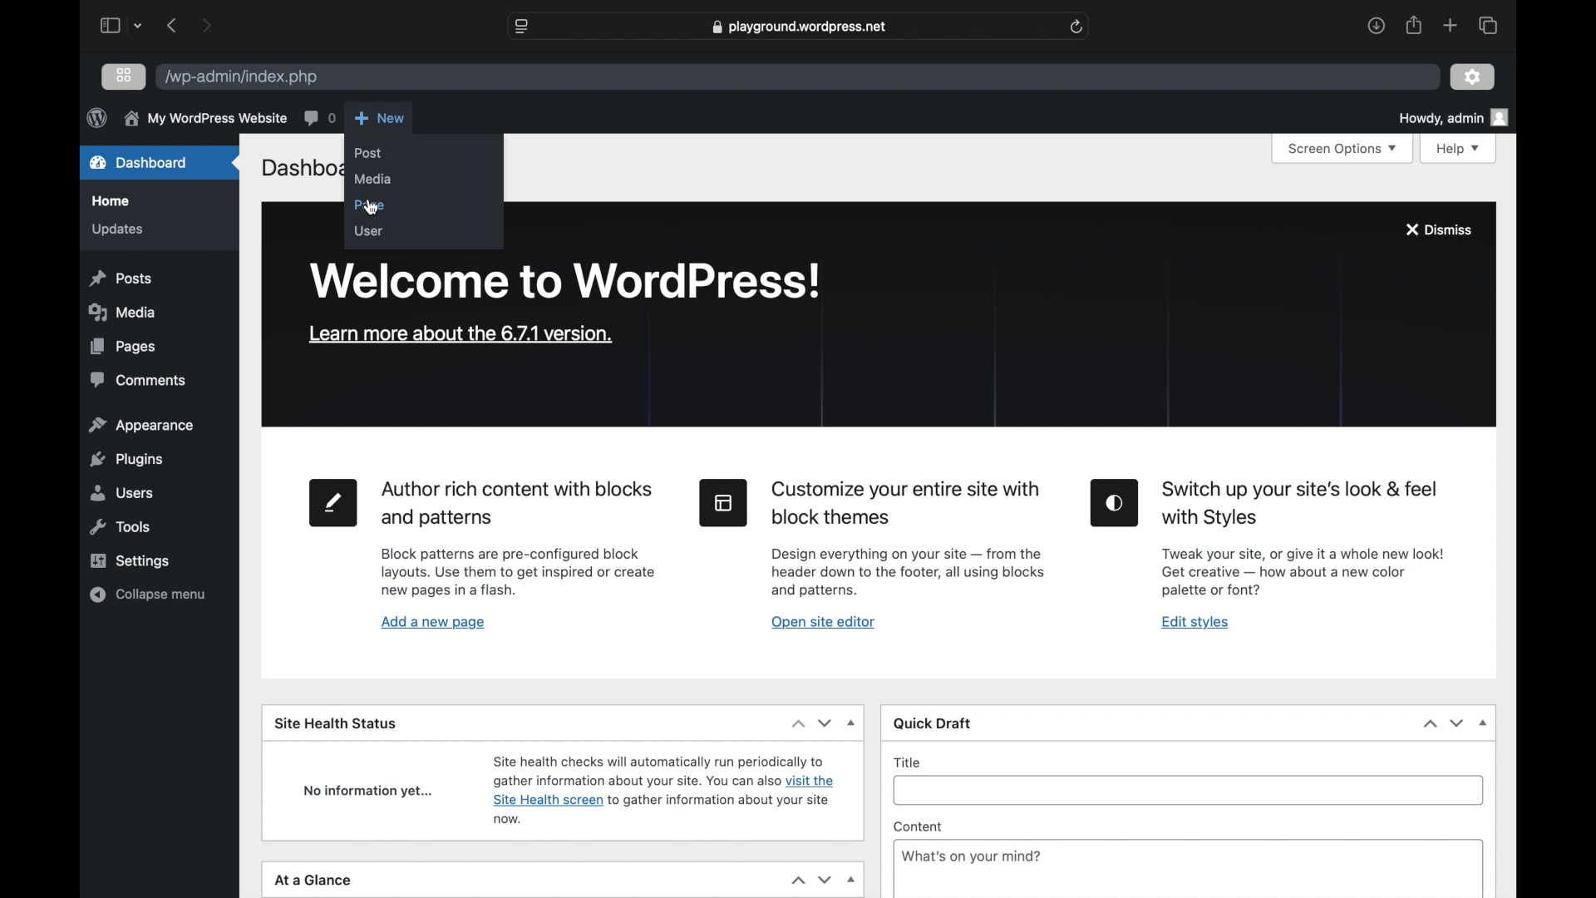 This screenshot has height=898, width=1596. Describe the element at coordinates (522, 27) in the screenshot. I see `website settings` at that location.